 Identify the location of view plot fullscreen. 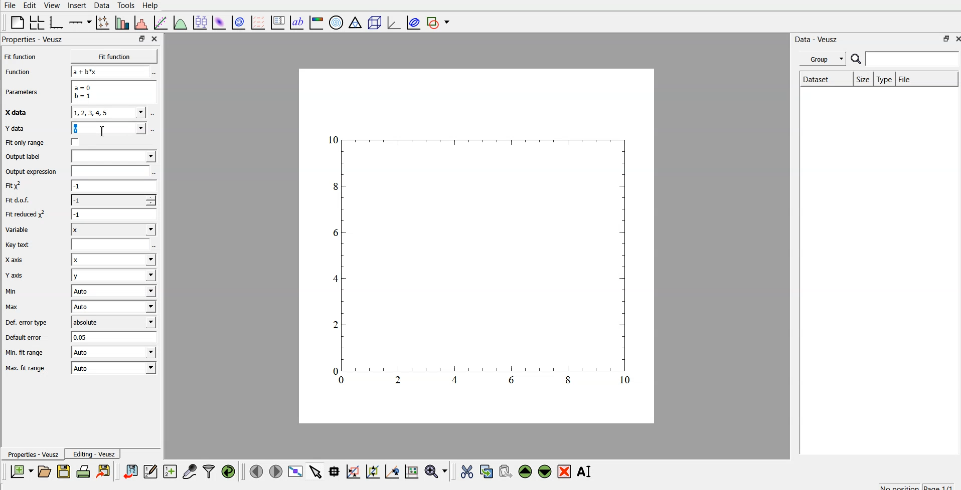
(296, 472).